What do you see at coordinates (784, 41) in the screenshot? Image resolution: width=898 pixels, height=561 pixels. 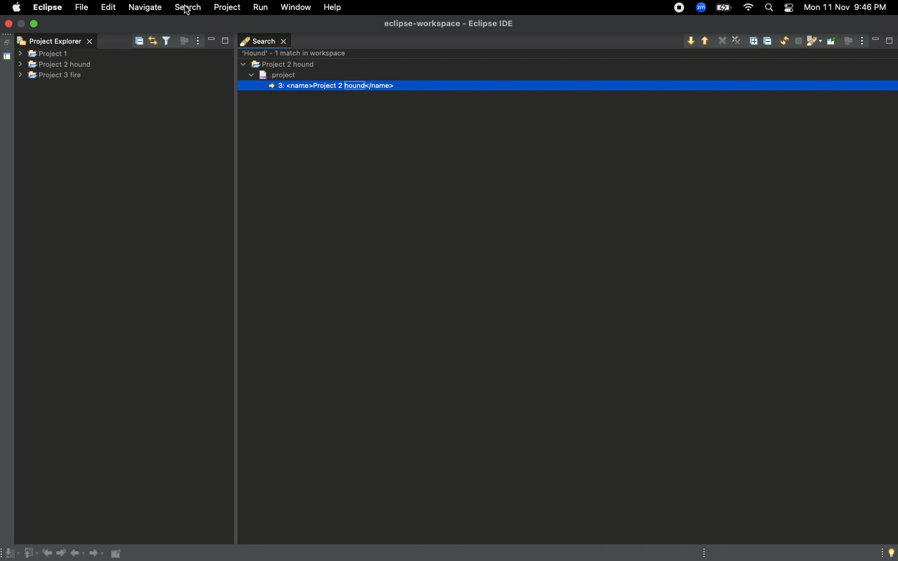 I see `Run the current search again` at bounding box center [784, 41].